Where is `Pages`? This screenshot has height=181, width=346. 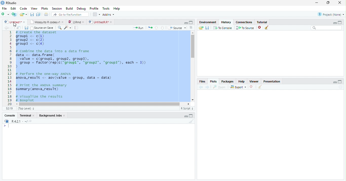
Pages is located at coordinates (76, 28).